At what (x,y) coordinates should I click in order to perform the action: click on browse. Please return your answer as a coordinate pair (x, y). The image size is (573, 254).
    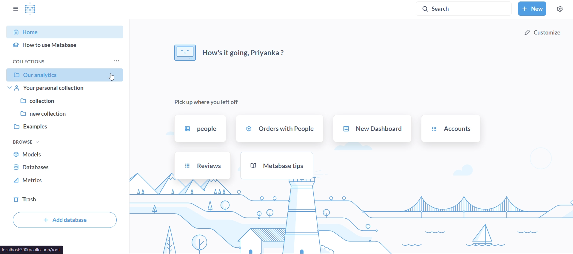
    Looking at the image, I should click on (25, 142).